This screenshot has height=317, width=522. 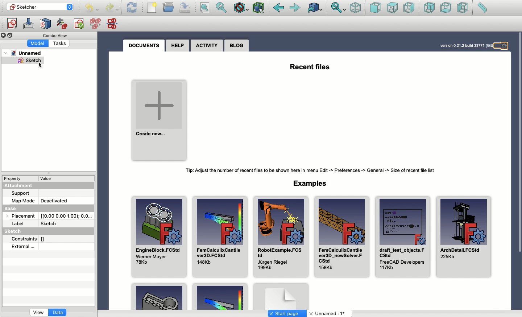 What do you see at coordinates (58, 313) in the screenshot?
I see `Data` at bounding box center [58, 313].